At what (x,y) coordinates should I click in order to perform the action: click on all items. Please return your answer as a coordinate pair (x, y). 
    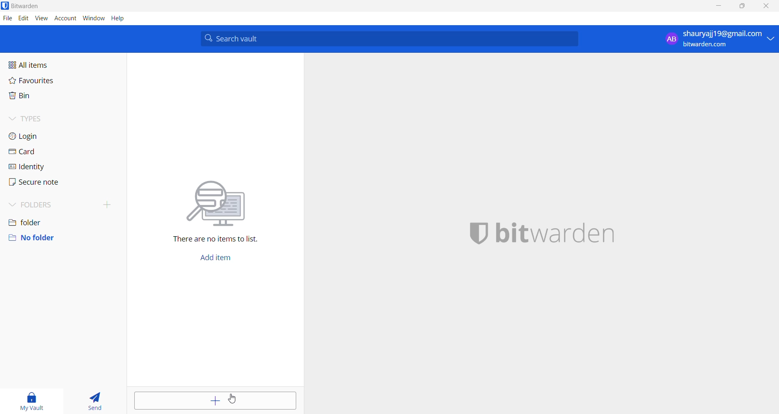
    Looking at the image, I should click on (47, 63).